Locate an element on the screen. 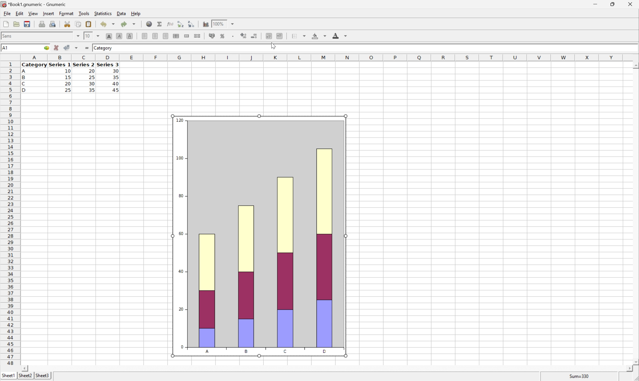  Undo is located at coordinates (108, 23).